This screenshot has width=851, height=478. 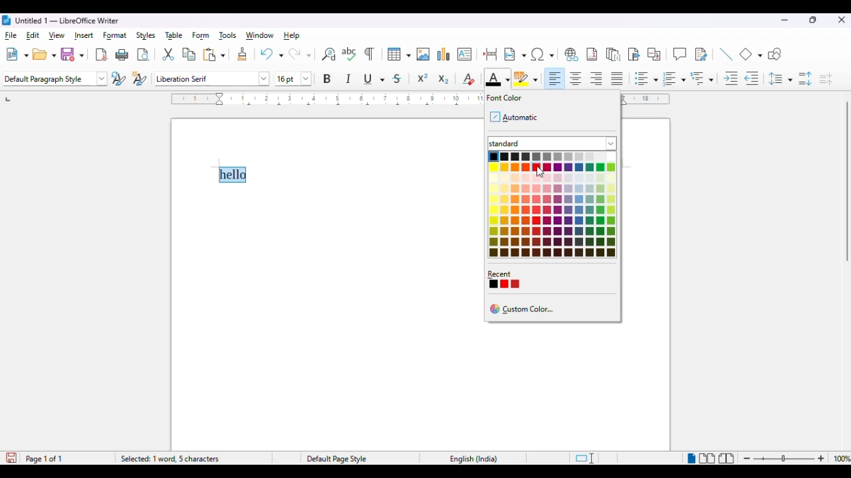 What do you see at coordinates (291, 35) in the screenshot?
I see `help` at bounding box center [291, 35].